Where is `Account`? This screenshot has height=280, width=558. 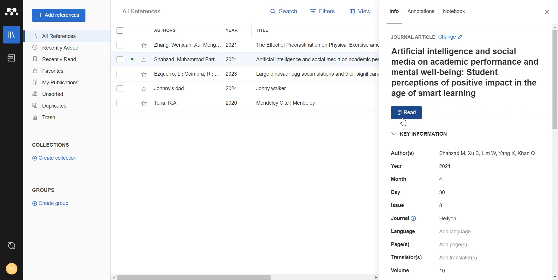 Account is located at coordinates (12, 269).